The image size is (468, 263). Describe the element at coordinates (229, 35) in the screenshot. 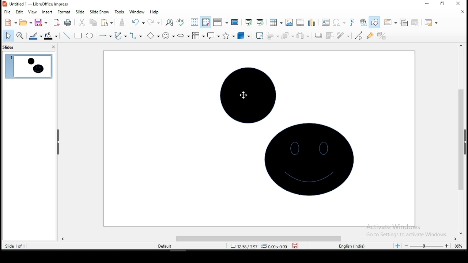

I see `stars and banners` at that location.